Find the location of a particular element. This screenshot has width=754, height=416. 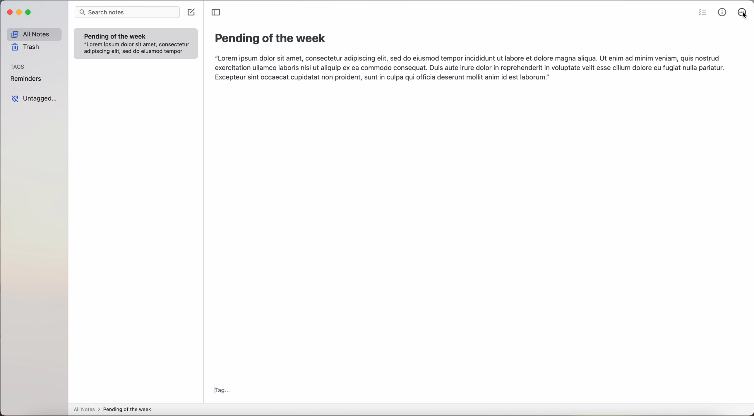

all notes > Pending of the week is located at coordinates (114, 410).